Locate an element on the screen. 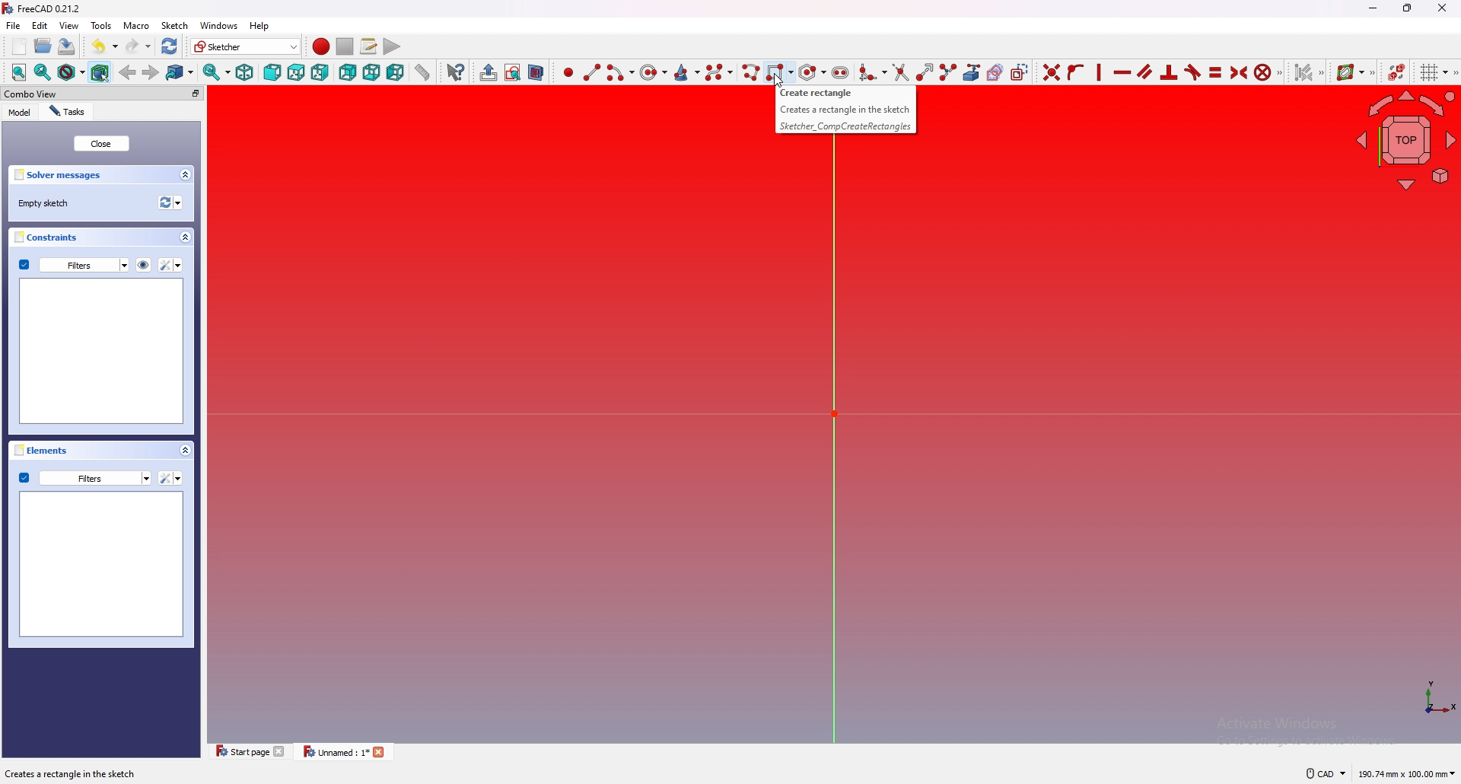 Image resolution: width=1461 pixels, height=784 pixels. model is located at coordinates (21, 113).